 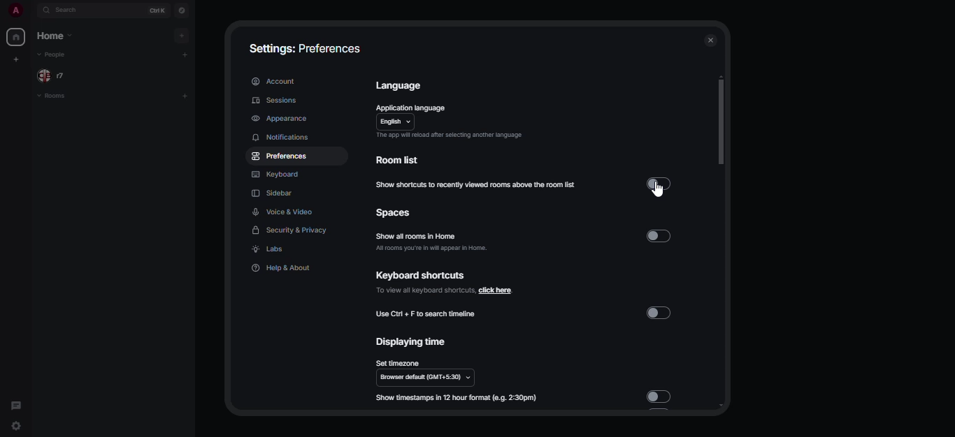 I want to click on notifications, so click(x=277, y=138).